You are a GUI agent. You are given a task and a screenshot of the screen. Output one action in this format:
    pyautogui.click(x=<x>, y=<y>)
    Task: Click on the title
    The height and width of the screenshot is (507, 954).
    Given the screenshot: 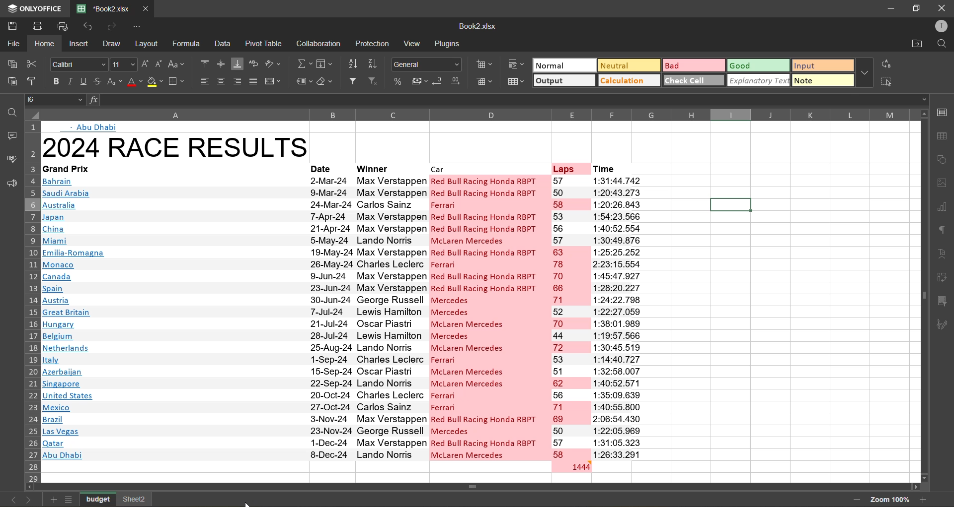 What is the action you would take?
    pyautogui.click(x=174, y=145)
    